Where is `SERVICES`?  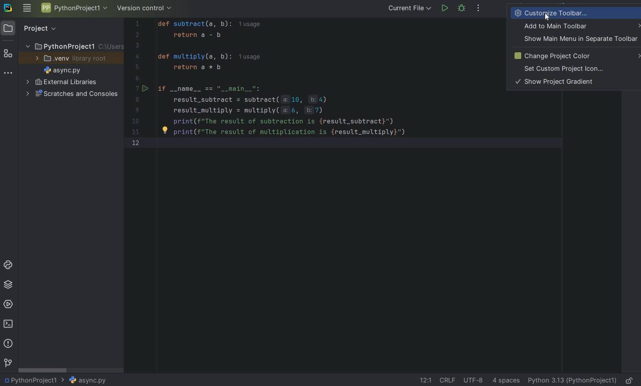
SERVICES is located at coordinates (8, 305).